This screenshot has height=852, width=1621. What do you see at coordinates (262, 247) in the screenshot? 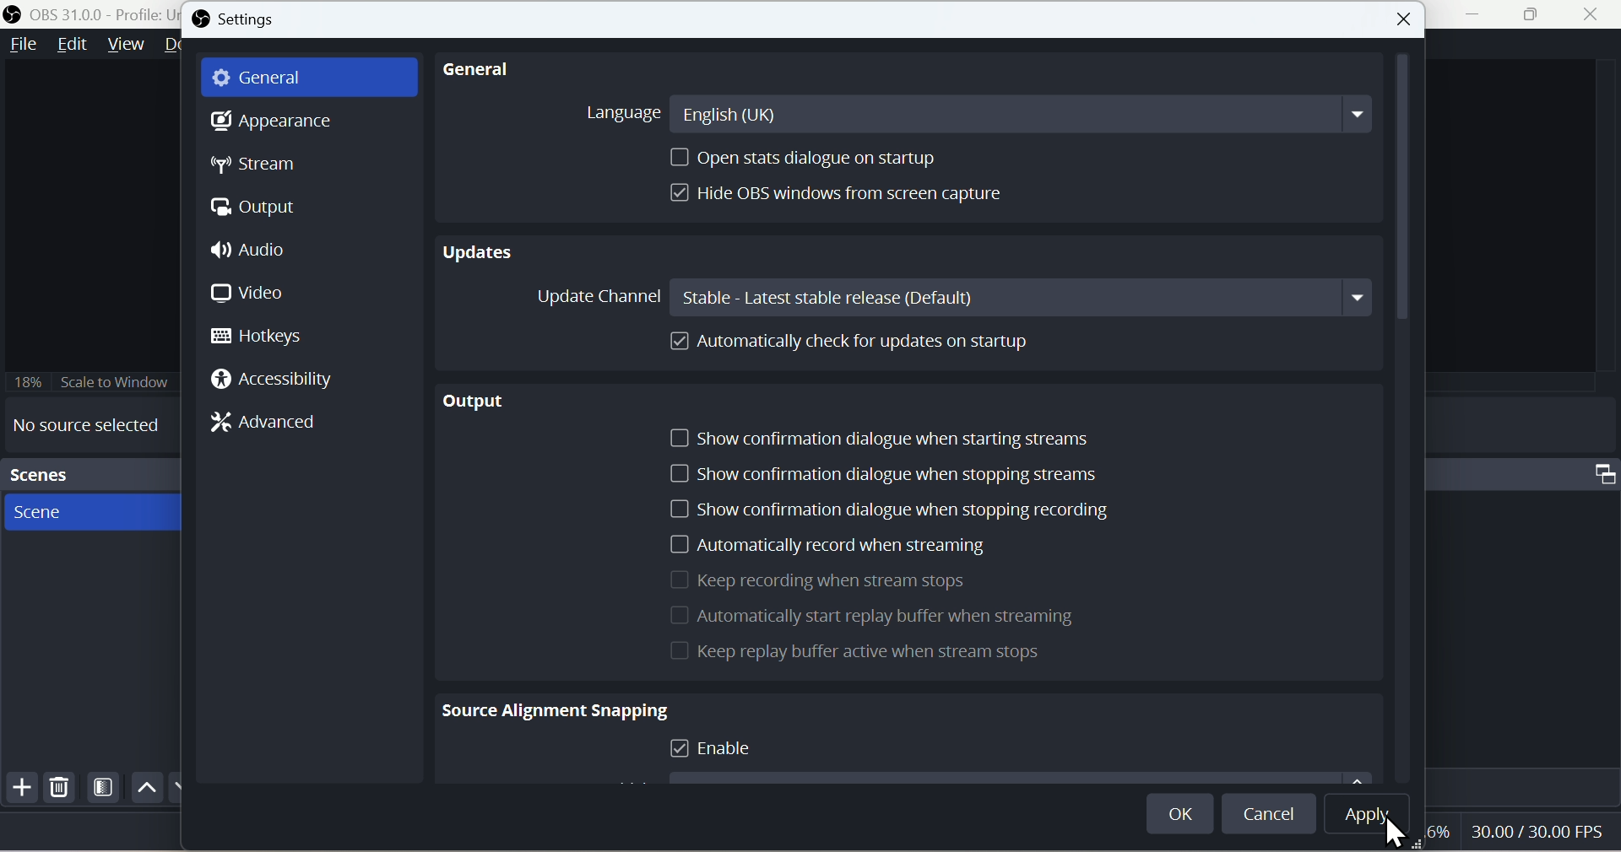
I see `Audio` at bounding box center [262, 247].